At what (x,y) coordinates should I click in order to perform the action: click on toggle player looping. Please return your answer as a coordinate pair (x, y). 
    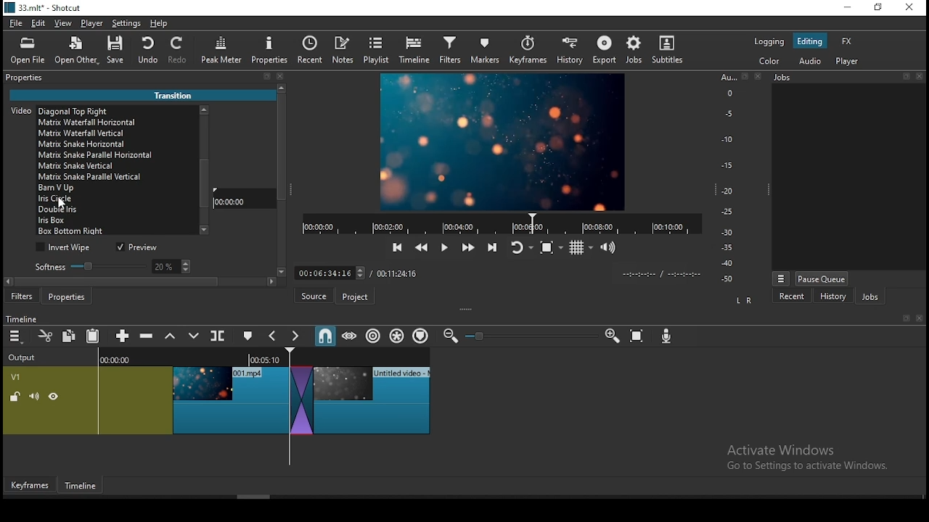
    Looking at the image, I should click on (520, 249).